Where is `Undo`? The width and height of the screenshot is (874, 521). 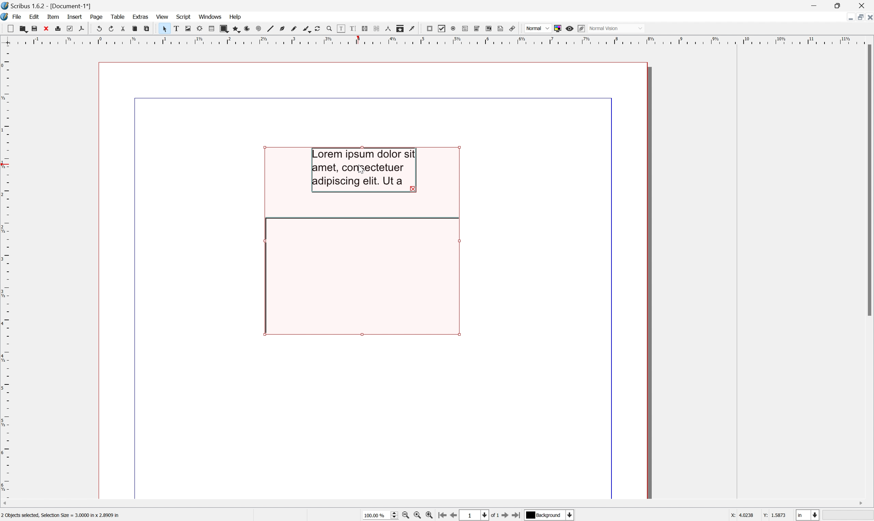
Undo is located at coordinates (97, 28).